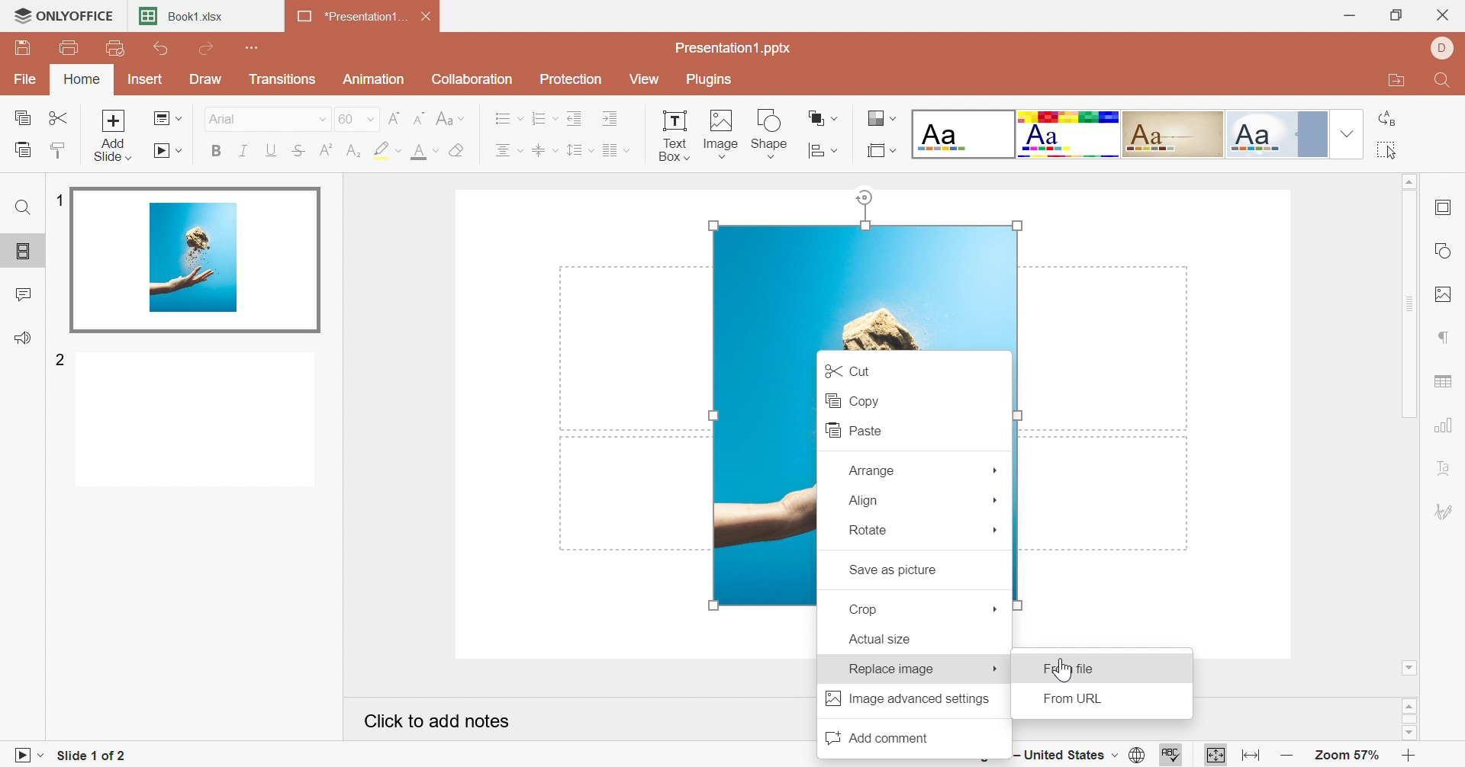 The width and height of the screenshot is (1465, 767). I want to click on Bullets, so click(508, 117).